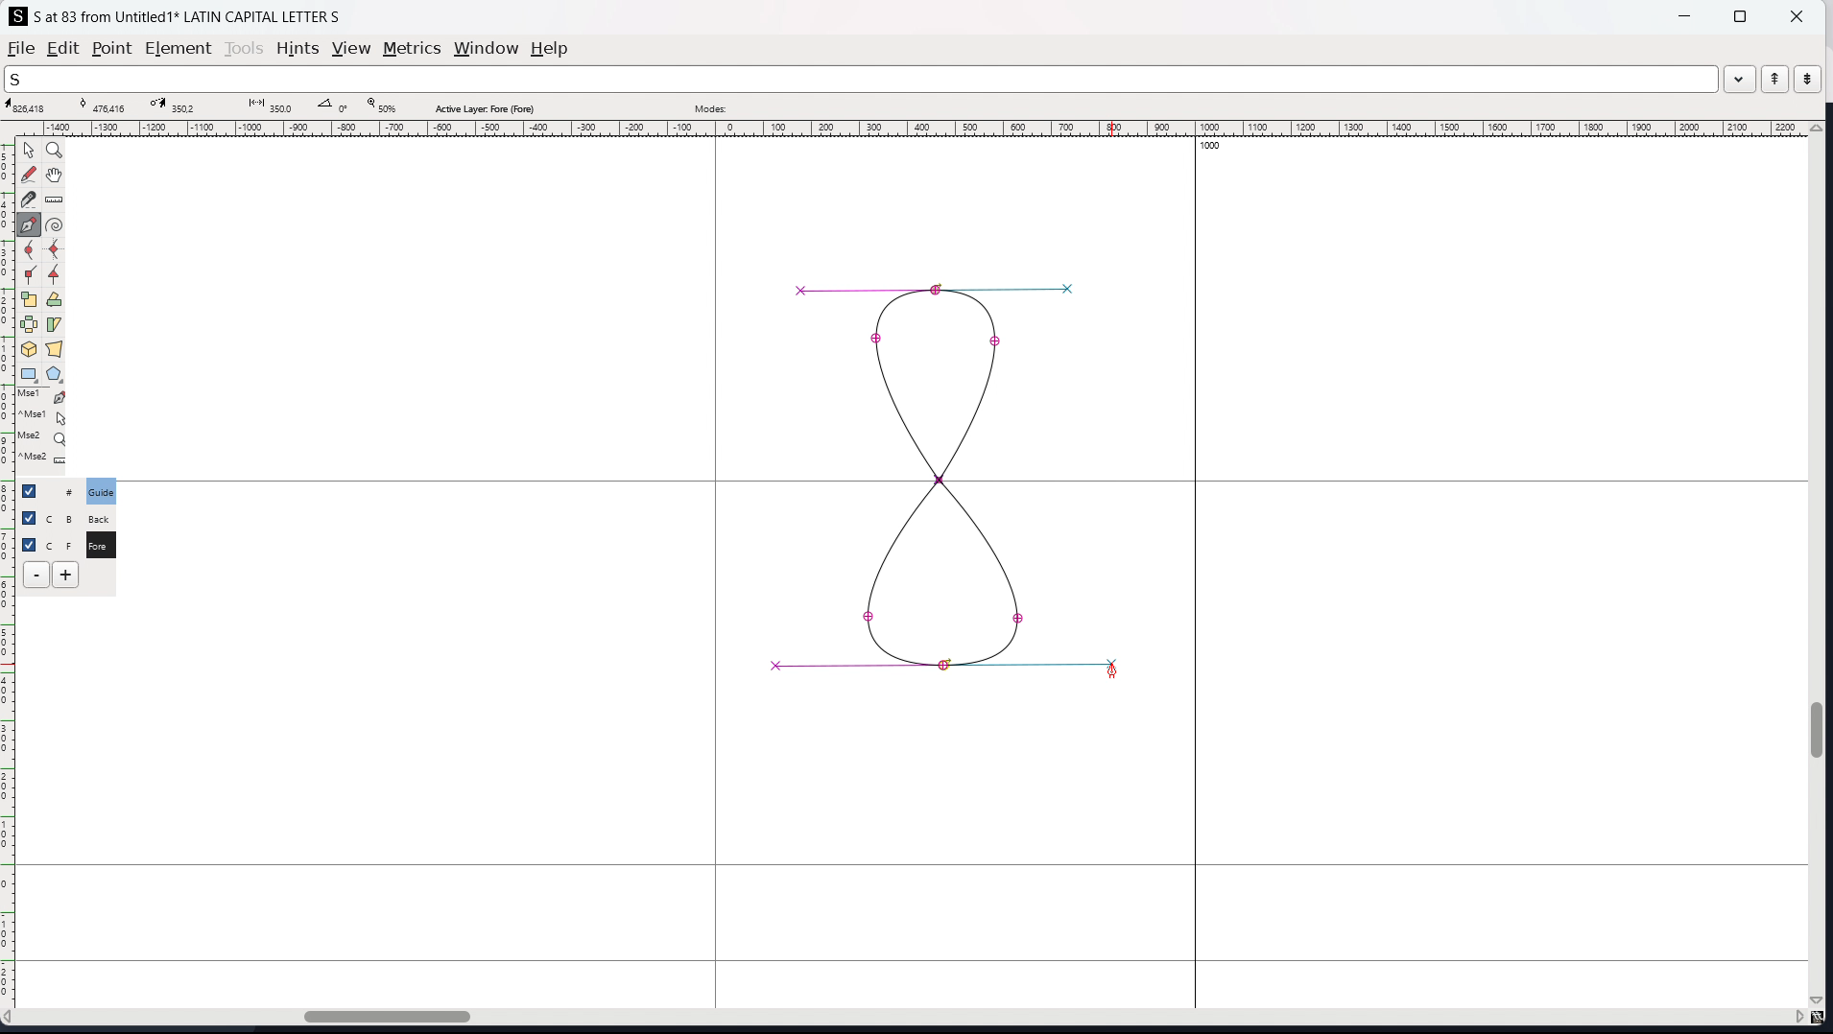 Image resolution: width=1833 pixels, height=1034 pixels. I want to click on curve point coordinate, so click(108, 106).